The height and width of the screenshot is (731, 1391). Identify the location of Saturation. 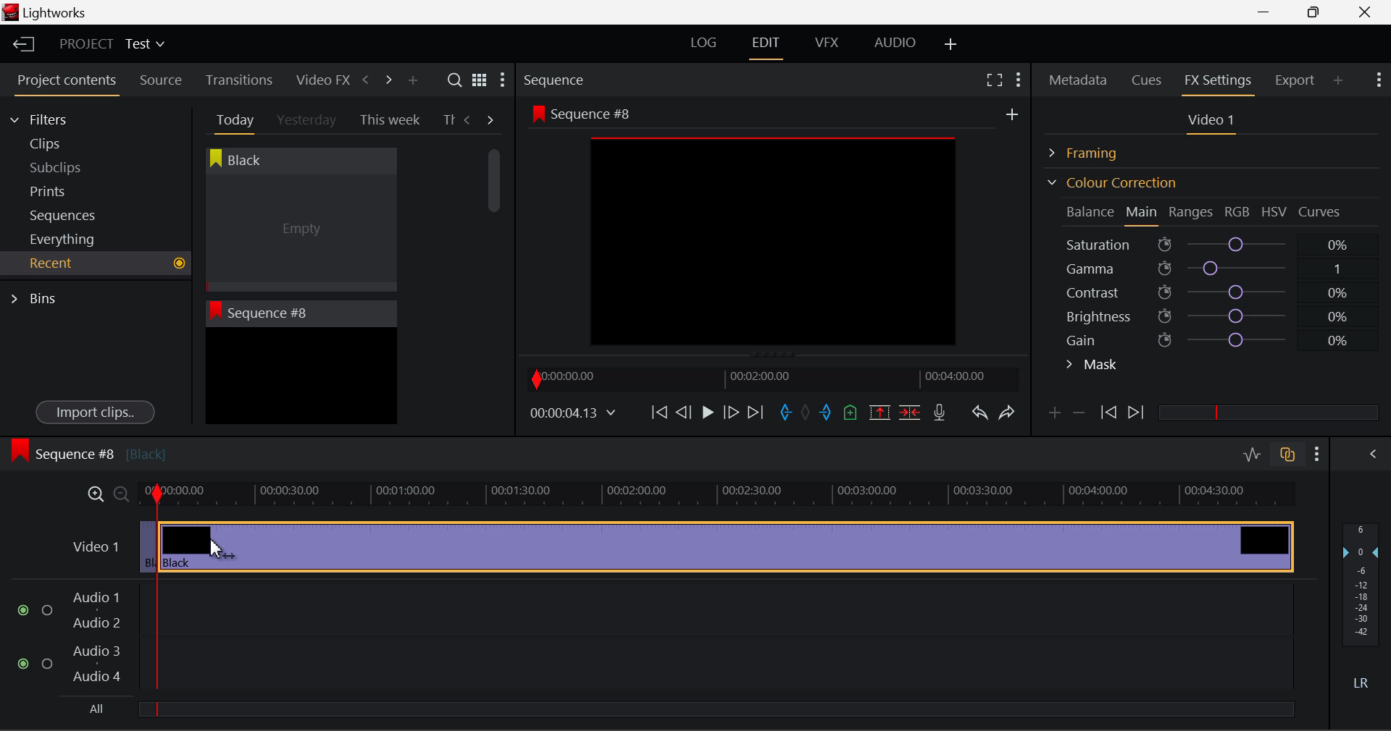
(1209, 242).